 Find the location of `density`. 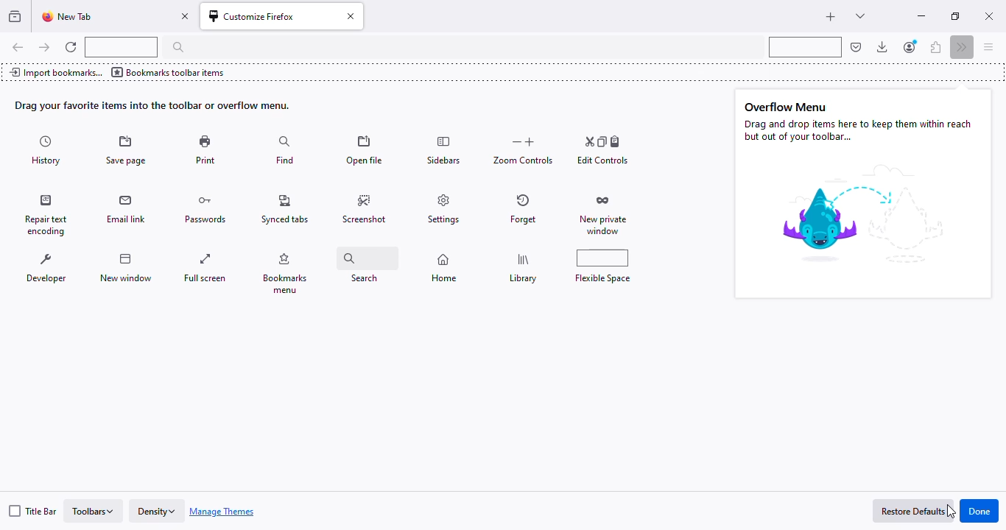

density is located at coordinates (155, 511).